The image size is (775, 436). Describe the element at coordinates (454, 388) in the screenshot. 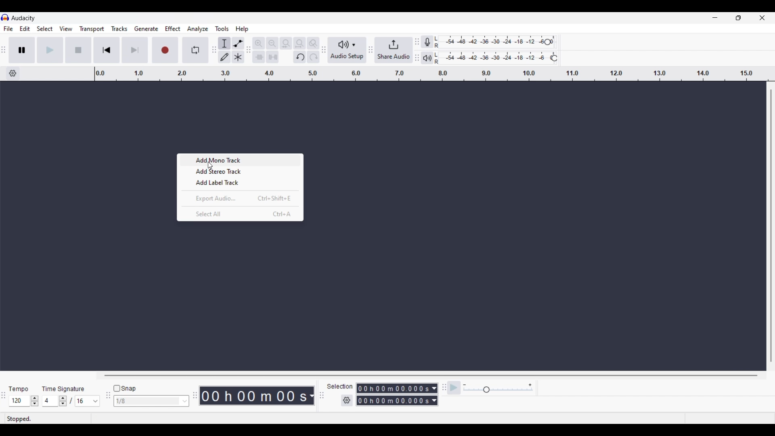

I see `Play-at-speed/Play-at-speed oncce` at that location.